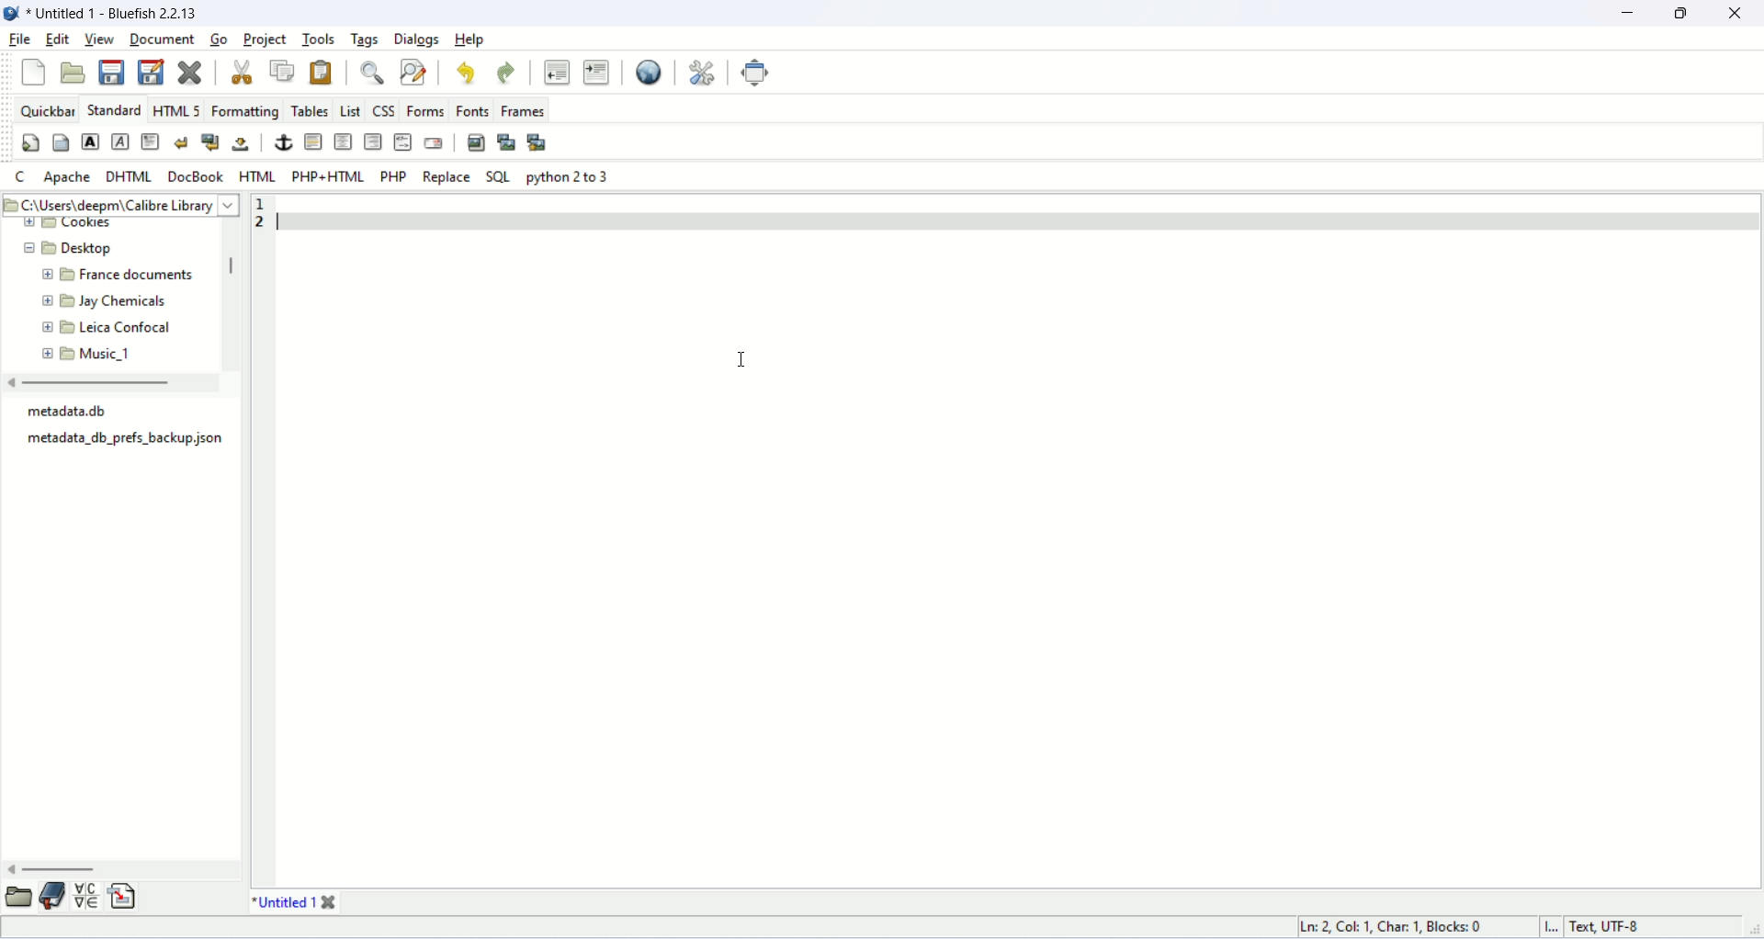 The image size is (1764, 939). Describe the element at coordinates (262, 541) in the screenshot. I see `line number` at that location.